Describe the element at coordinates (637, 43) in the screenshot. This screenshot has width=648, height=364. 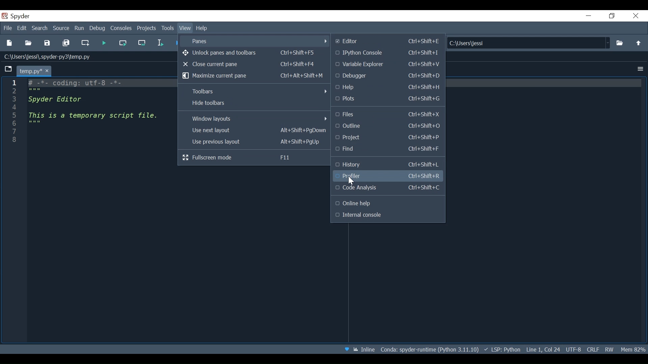
I see `move up` at that location.